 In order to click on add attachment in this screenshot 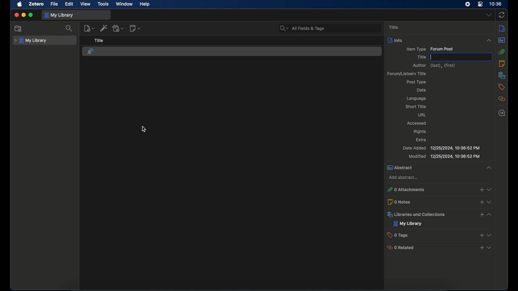, I will do `click(118, 28)`.